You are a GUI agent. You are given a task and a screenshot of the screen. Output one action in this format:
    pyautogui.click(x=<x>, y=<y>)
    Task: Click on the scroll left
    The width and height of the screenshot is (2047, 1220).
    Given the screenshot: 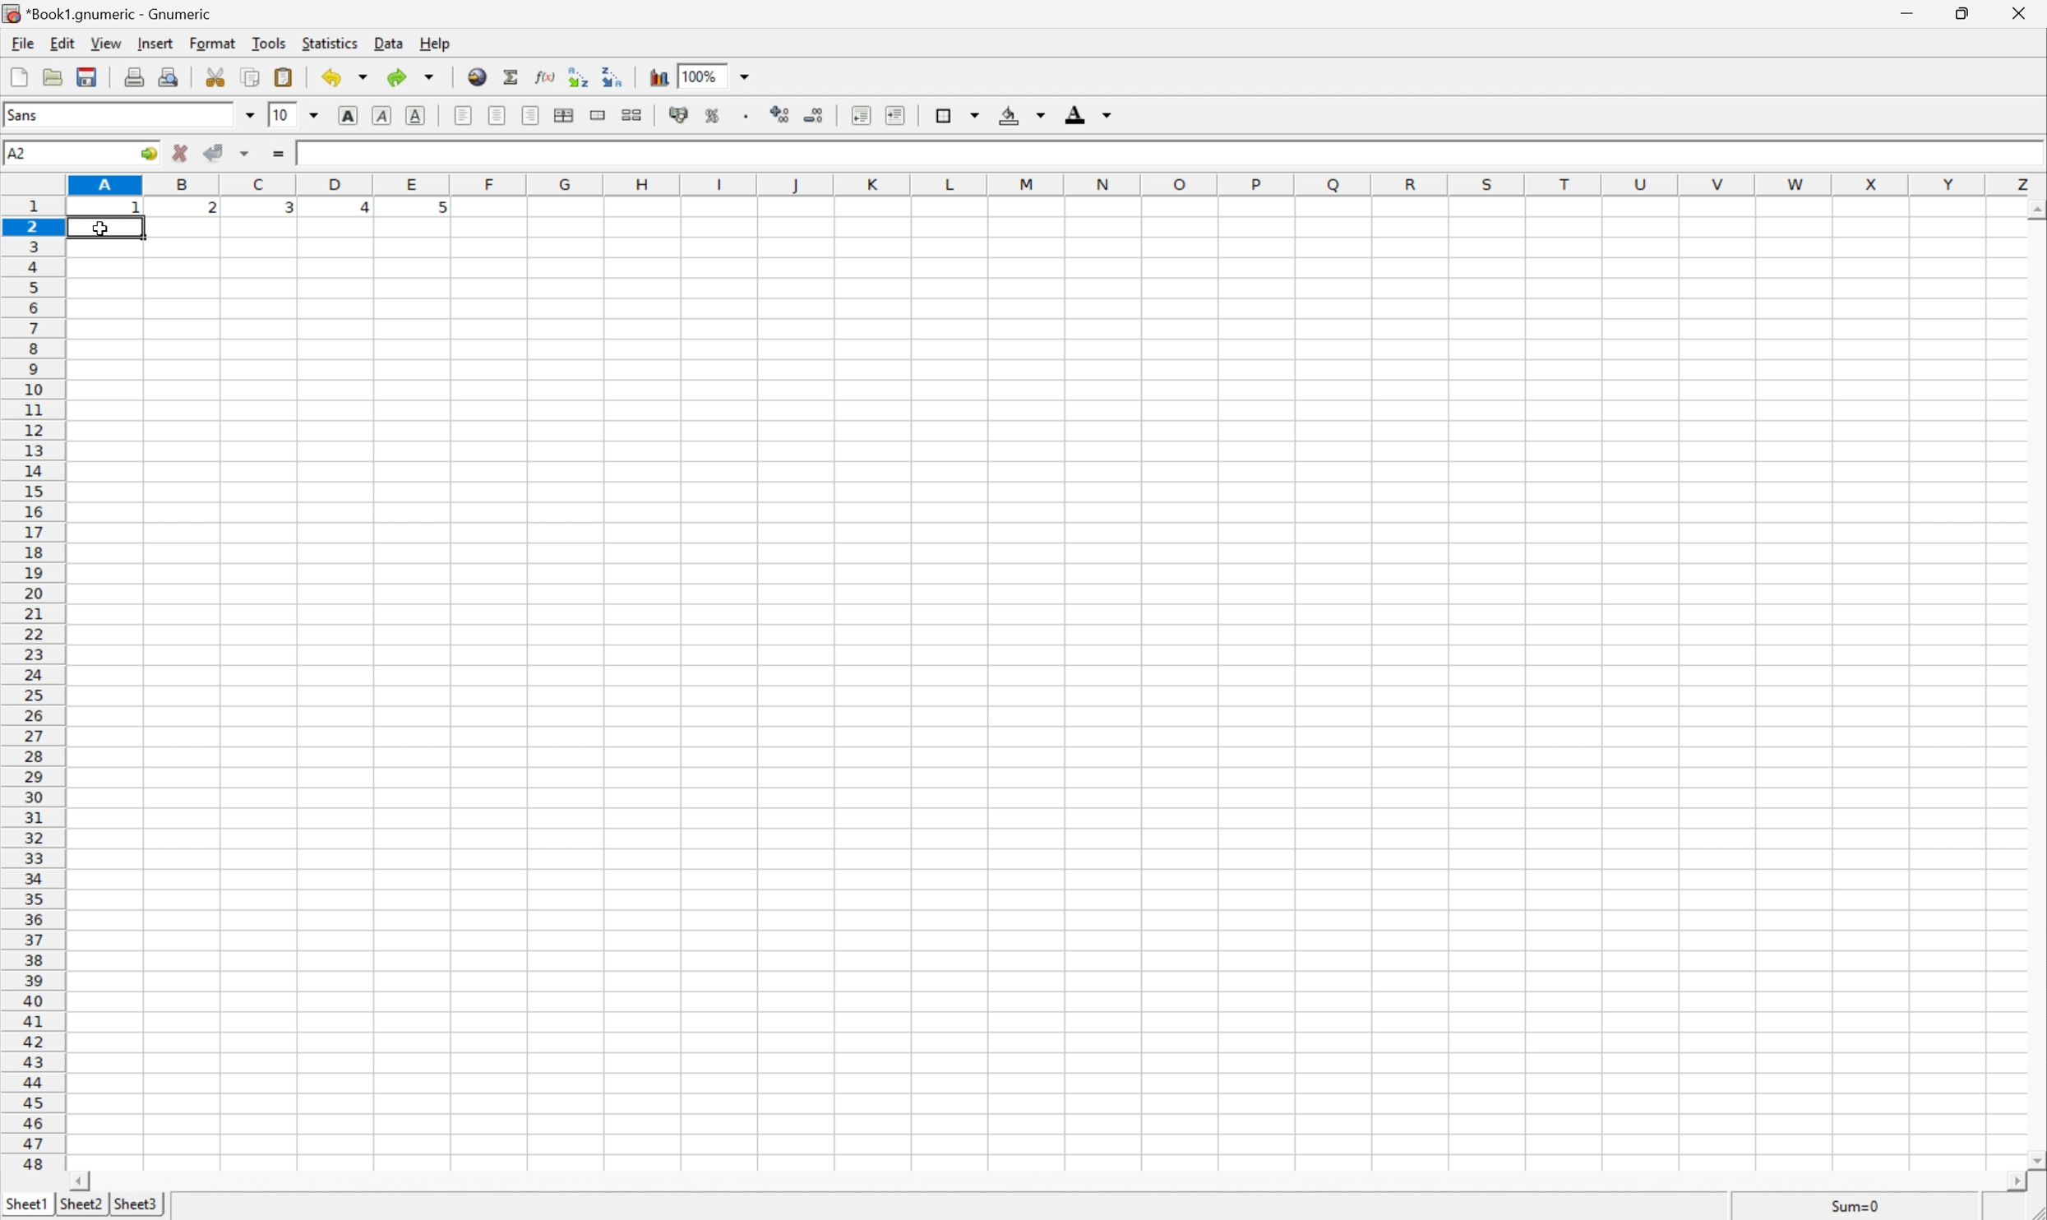 What is the action you would take?
    pyautogui.click(x=85, y=1181)
    